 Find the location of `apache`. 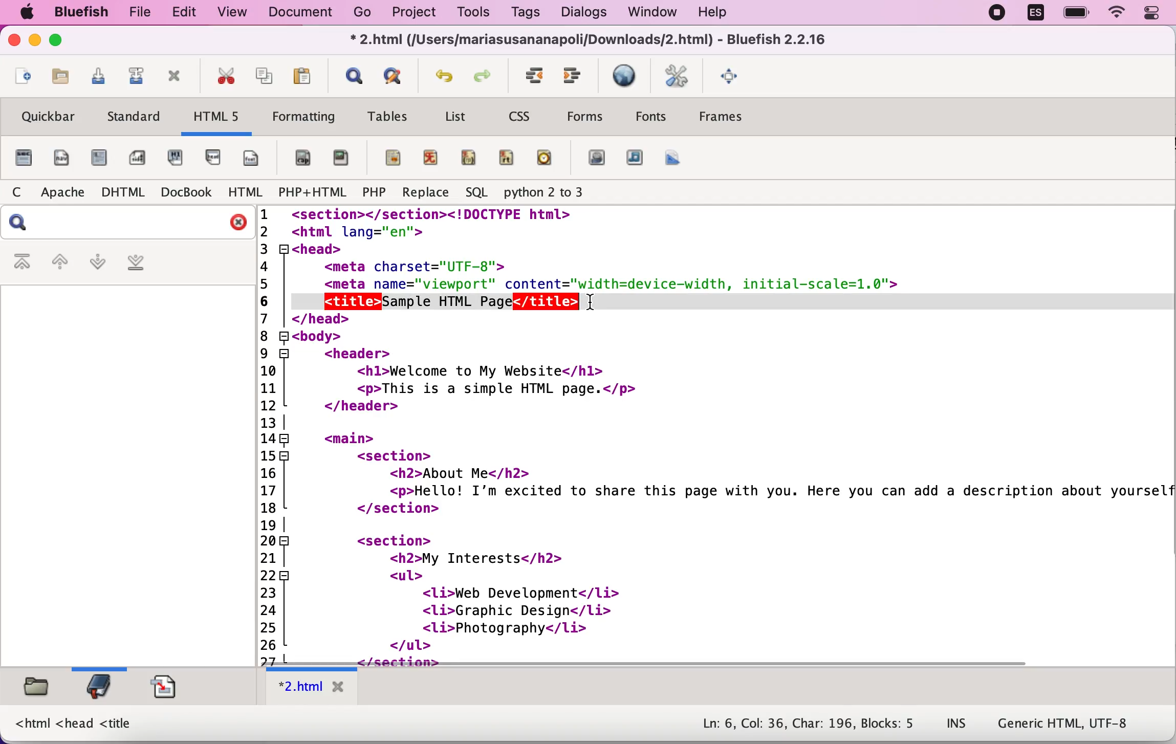

apache is located at coordinates (66, 191).